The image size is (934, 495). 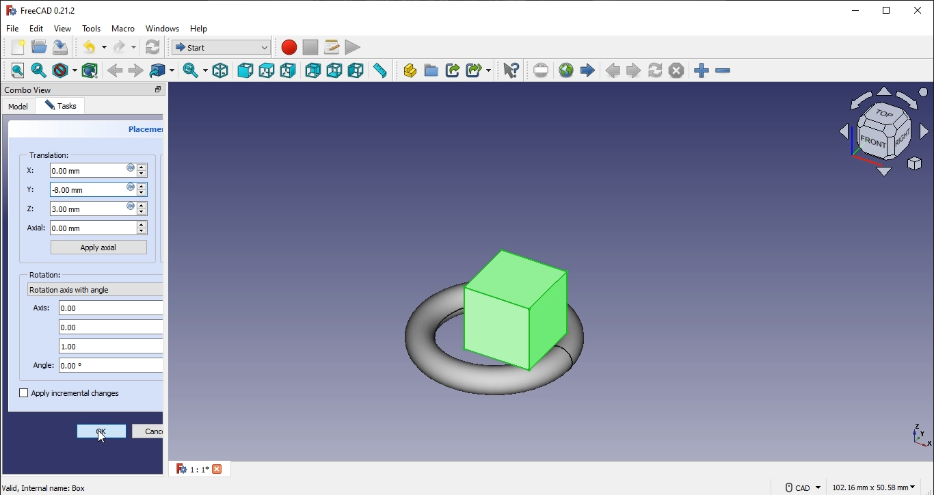 What do you see at coordinates (289, 48) in the screenshot?
I see `macro recording` at bounding box center [289, 48].